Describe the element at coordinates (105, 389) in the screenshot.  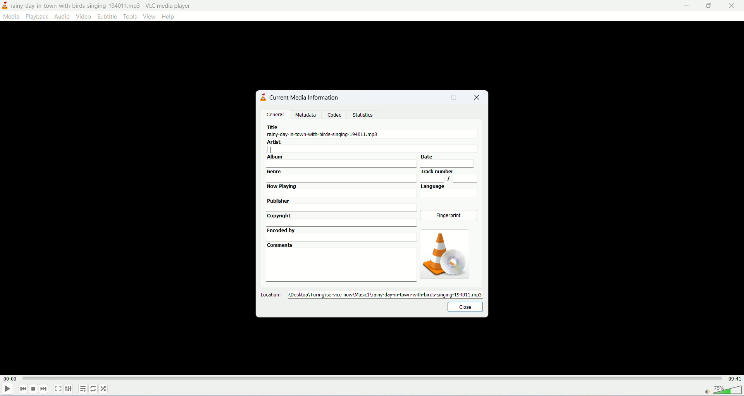
I see `shuffle` at that location.